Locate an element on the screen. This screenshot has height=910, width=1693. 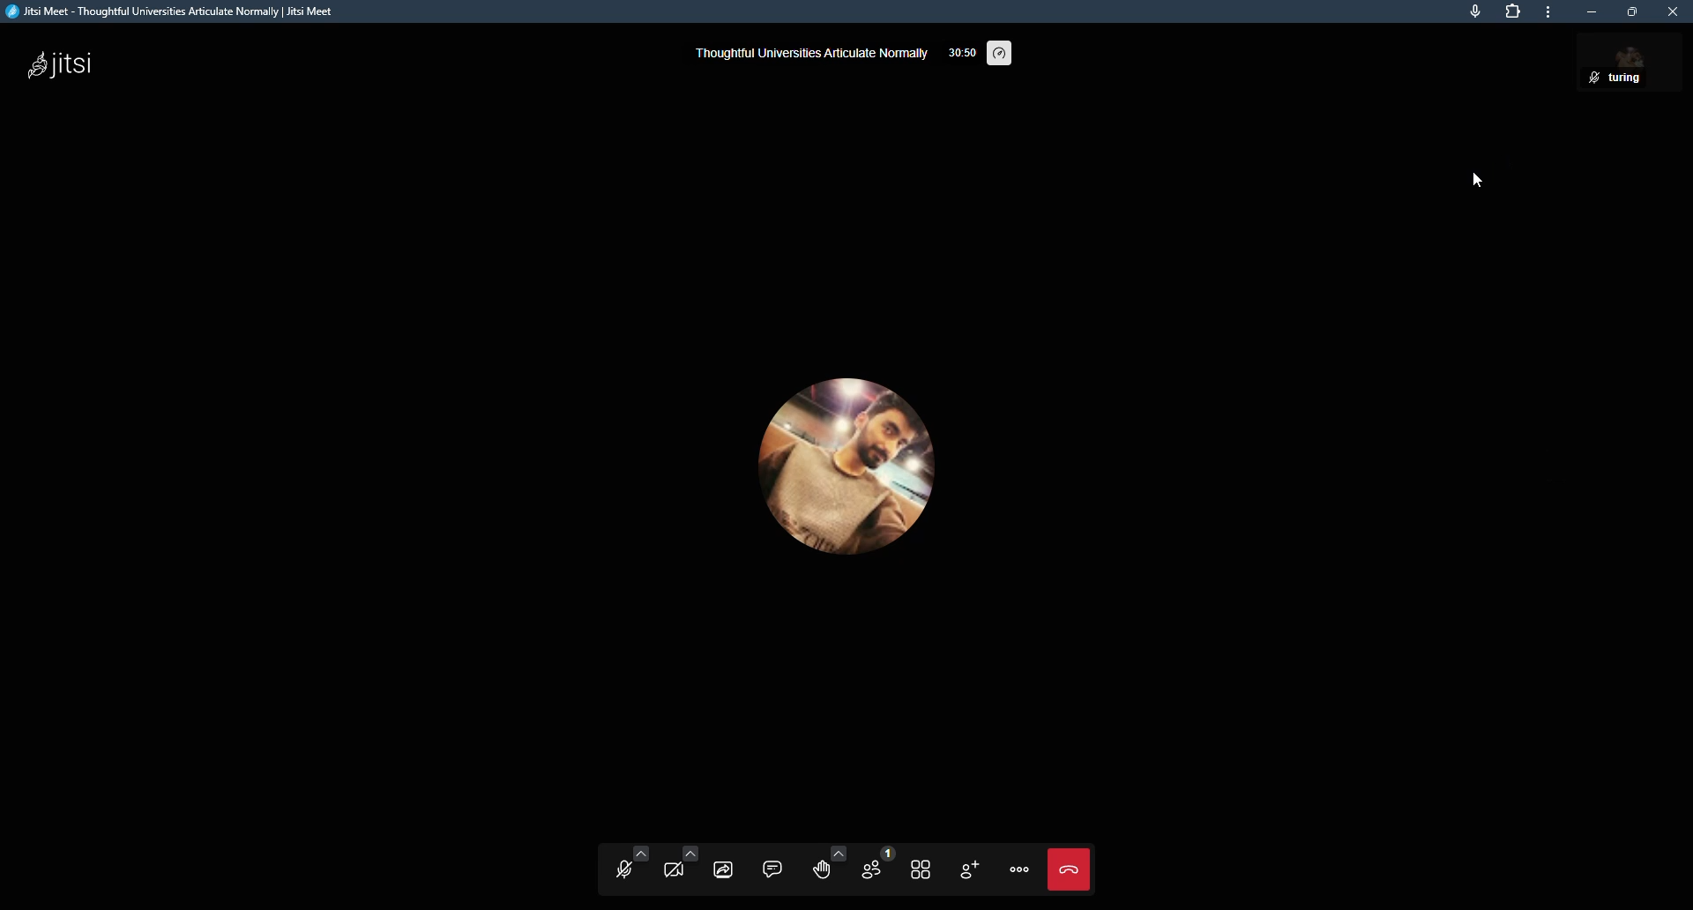
cursor is located at coordinates (1481, 175).